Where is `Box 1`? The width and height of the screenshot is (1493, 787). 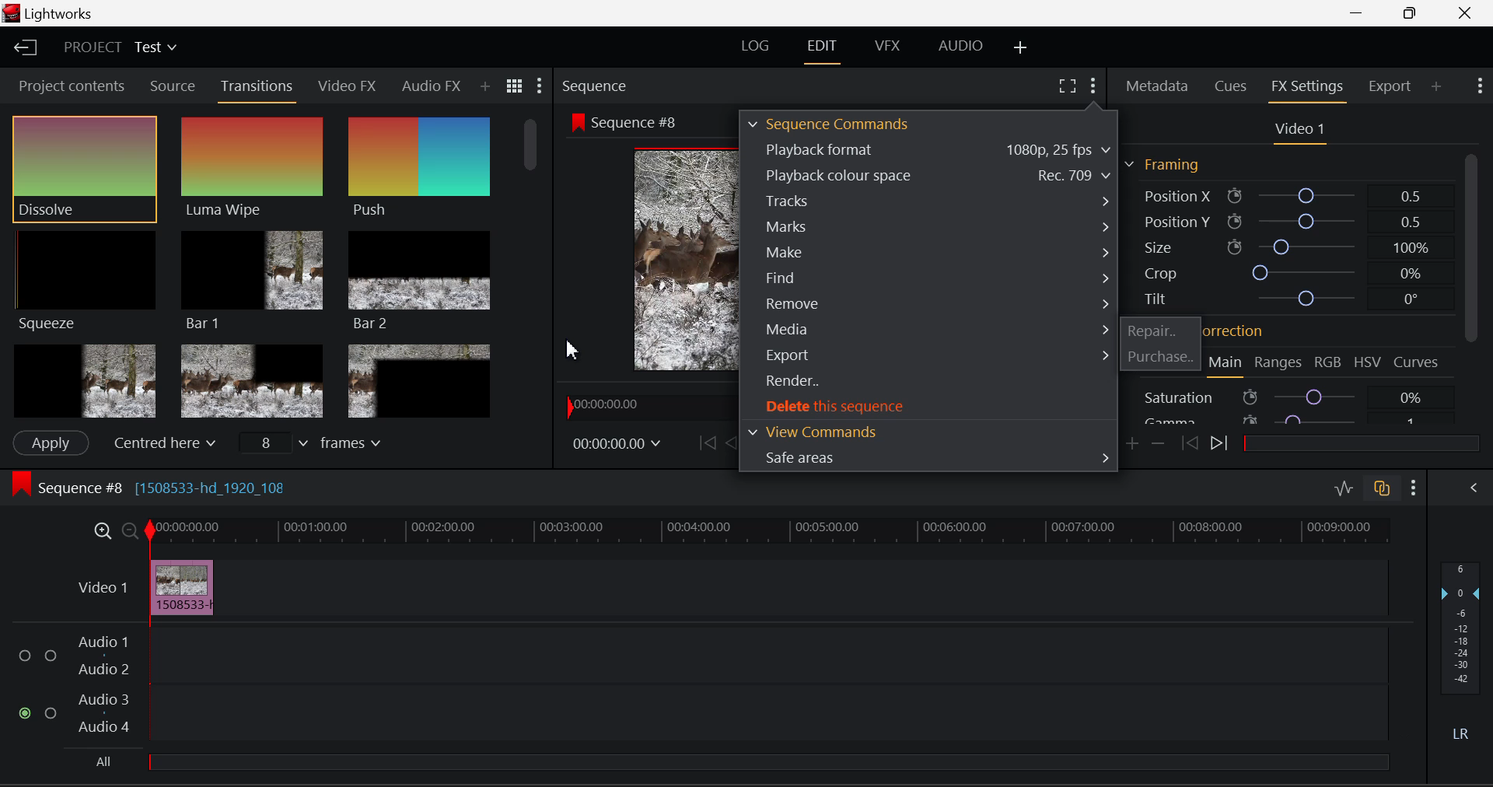
Box 1 is located at coordinates (83, 380).